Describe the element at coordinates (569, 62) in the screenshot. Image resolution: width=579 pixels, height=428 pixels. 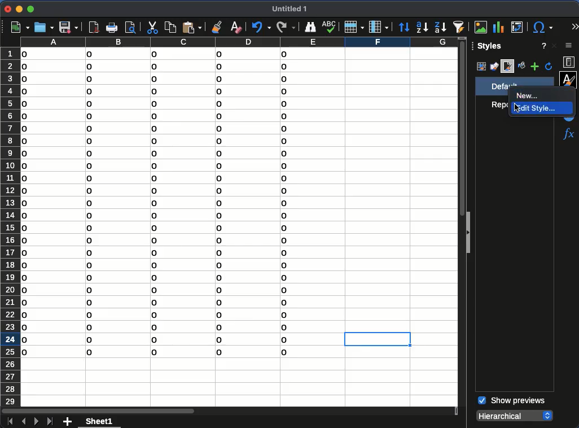
I see `properties` at that location.